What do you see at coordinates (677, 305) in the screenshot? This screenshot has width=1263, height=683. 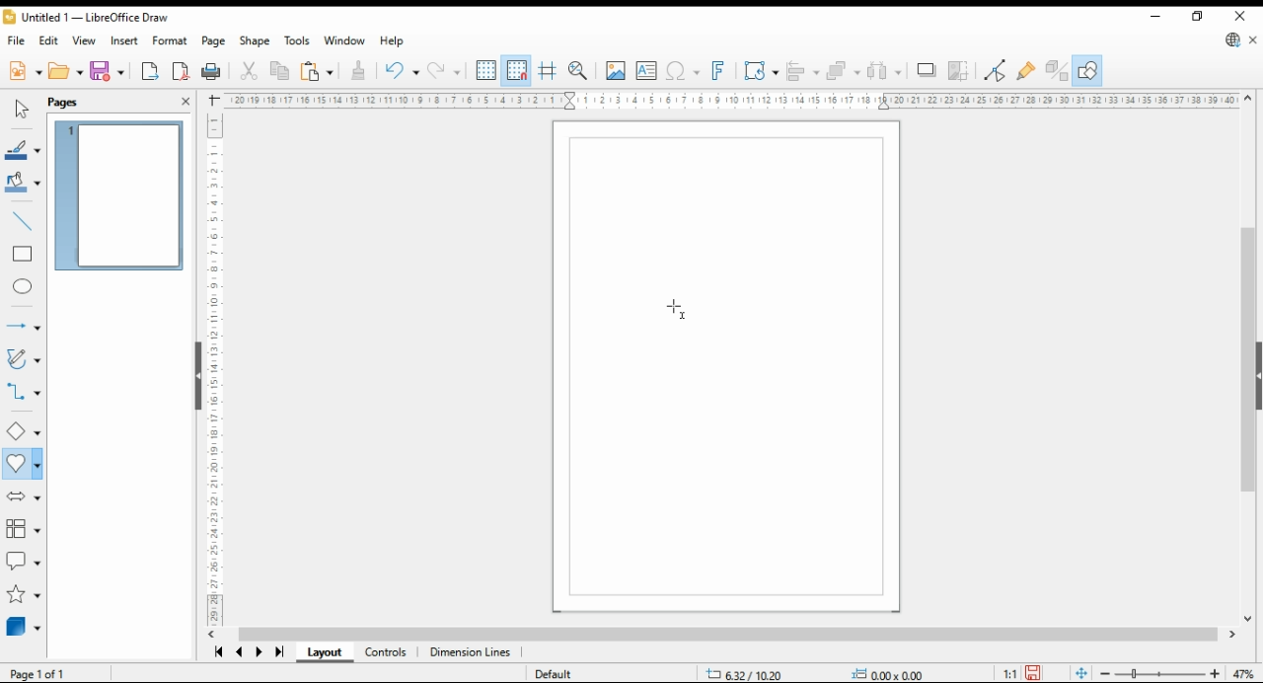 I see `mouse pointer` at bounding box center [677, 305].